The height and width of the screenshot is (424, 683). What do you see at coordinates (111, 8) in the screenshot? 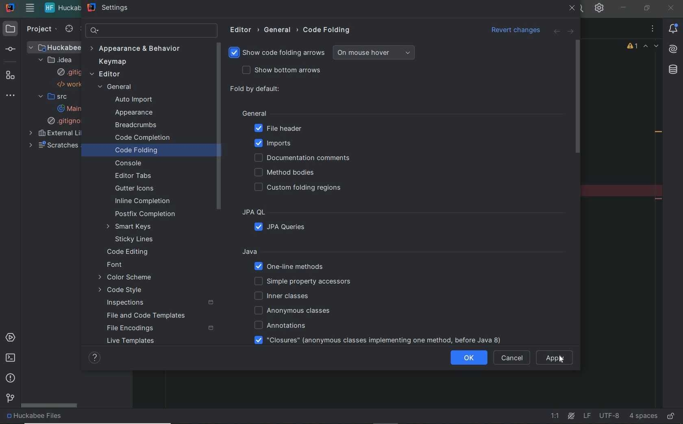
I see `settings` at bounding box center [111, 8].